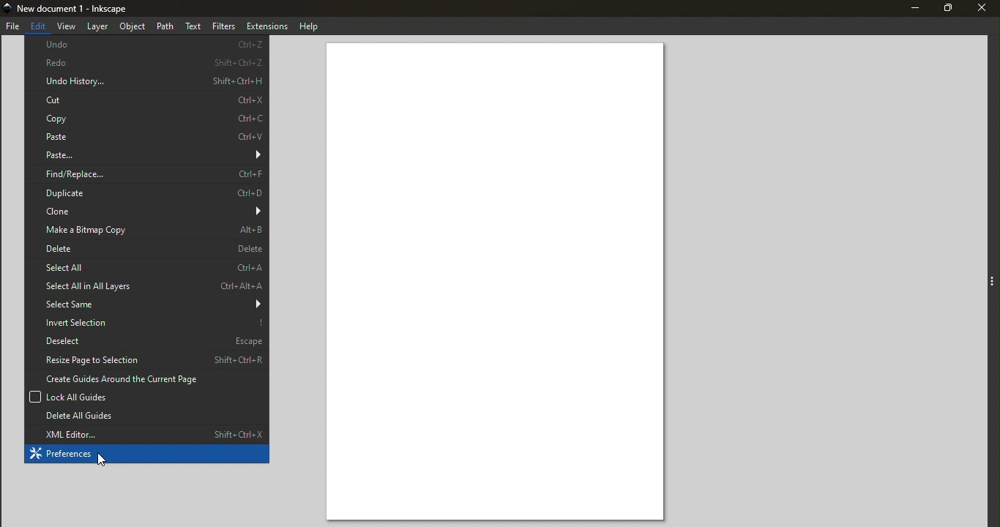  What do you see at coordinates (146, 434) in the screenshot?
I see `XML editor` at bounding box center [146, 434].